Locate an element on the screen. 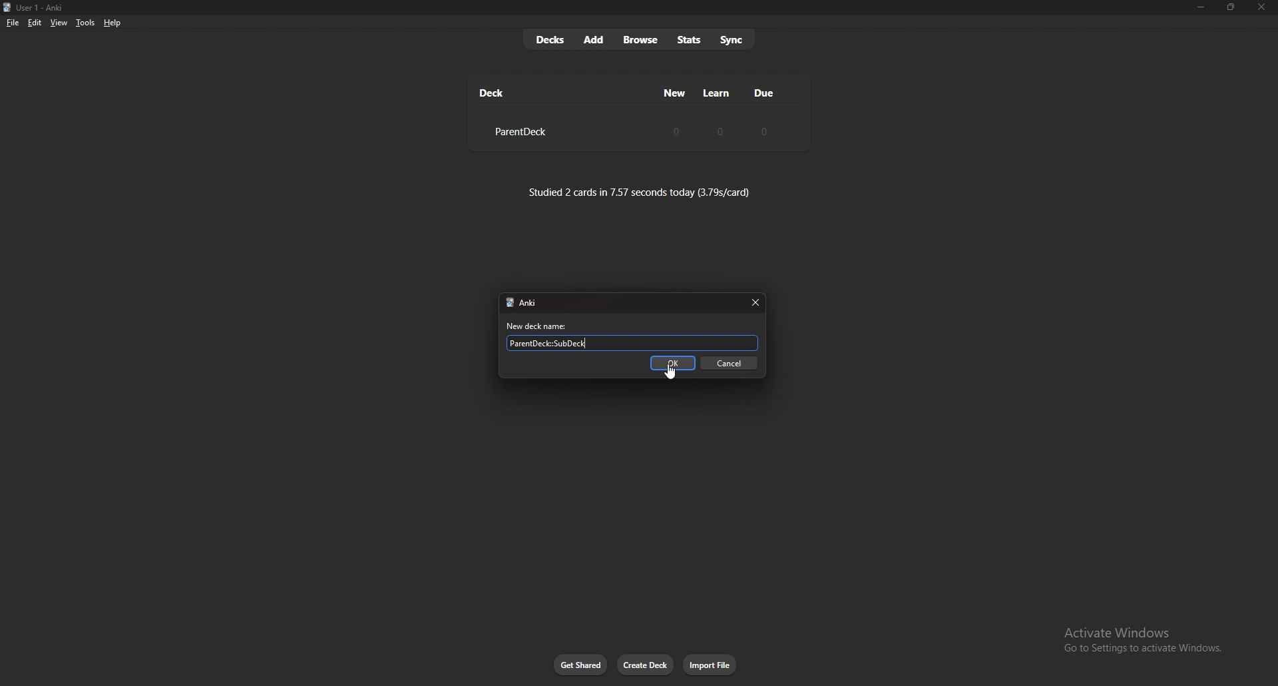 The image size is (1278, 686). new deck name is located at coordinates (540, 326).